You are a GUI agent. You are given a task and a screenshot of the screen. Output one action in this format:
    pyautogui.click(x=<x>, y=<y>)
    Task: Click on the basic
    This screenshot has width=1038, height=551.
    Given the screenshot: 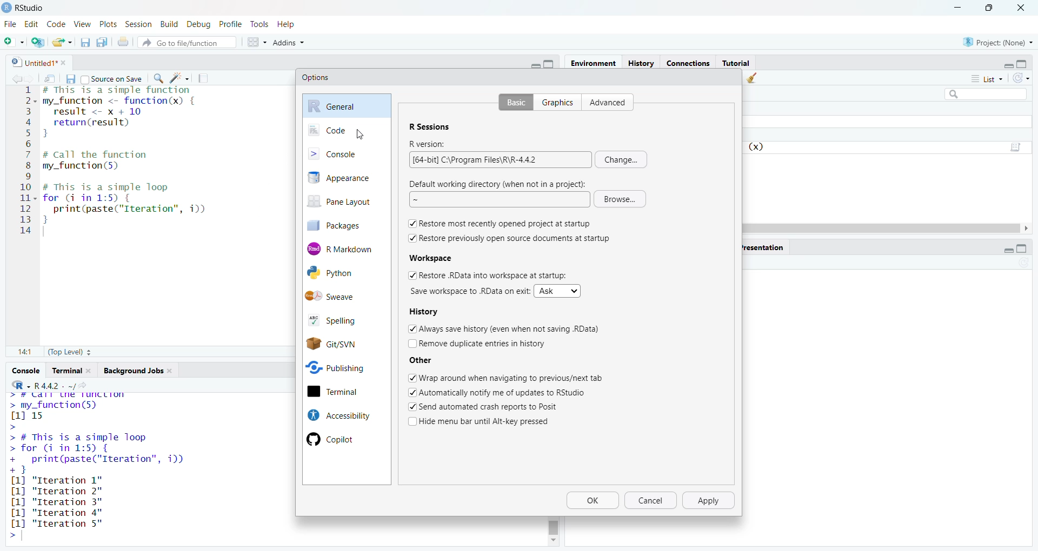 What is the action you would take?
    pyautogui.click(x=515, y=101)
    